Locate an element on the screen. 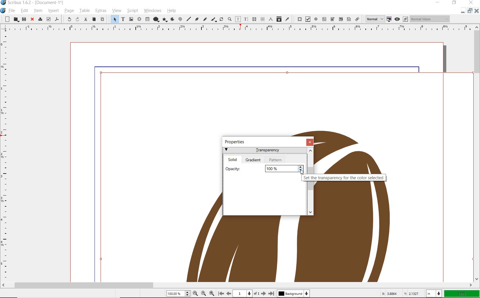 This screenshot has height=298, width=480. table is located at coordinates (84, 11).